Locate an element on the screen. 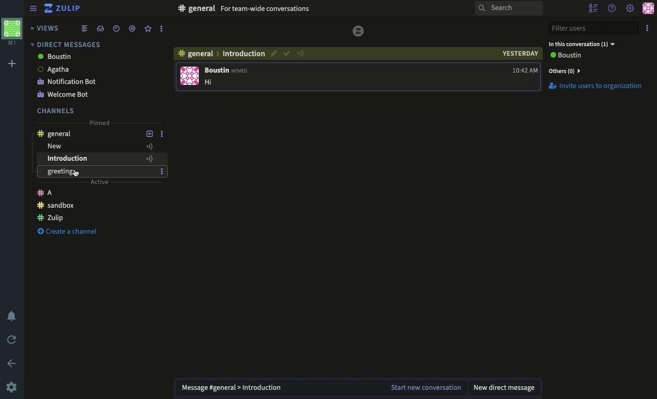 The image size is (657, 399). User is located at coordinates (565, 55).